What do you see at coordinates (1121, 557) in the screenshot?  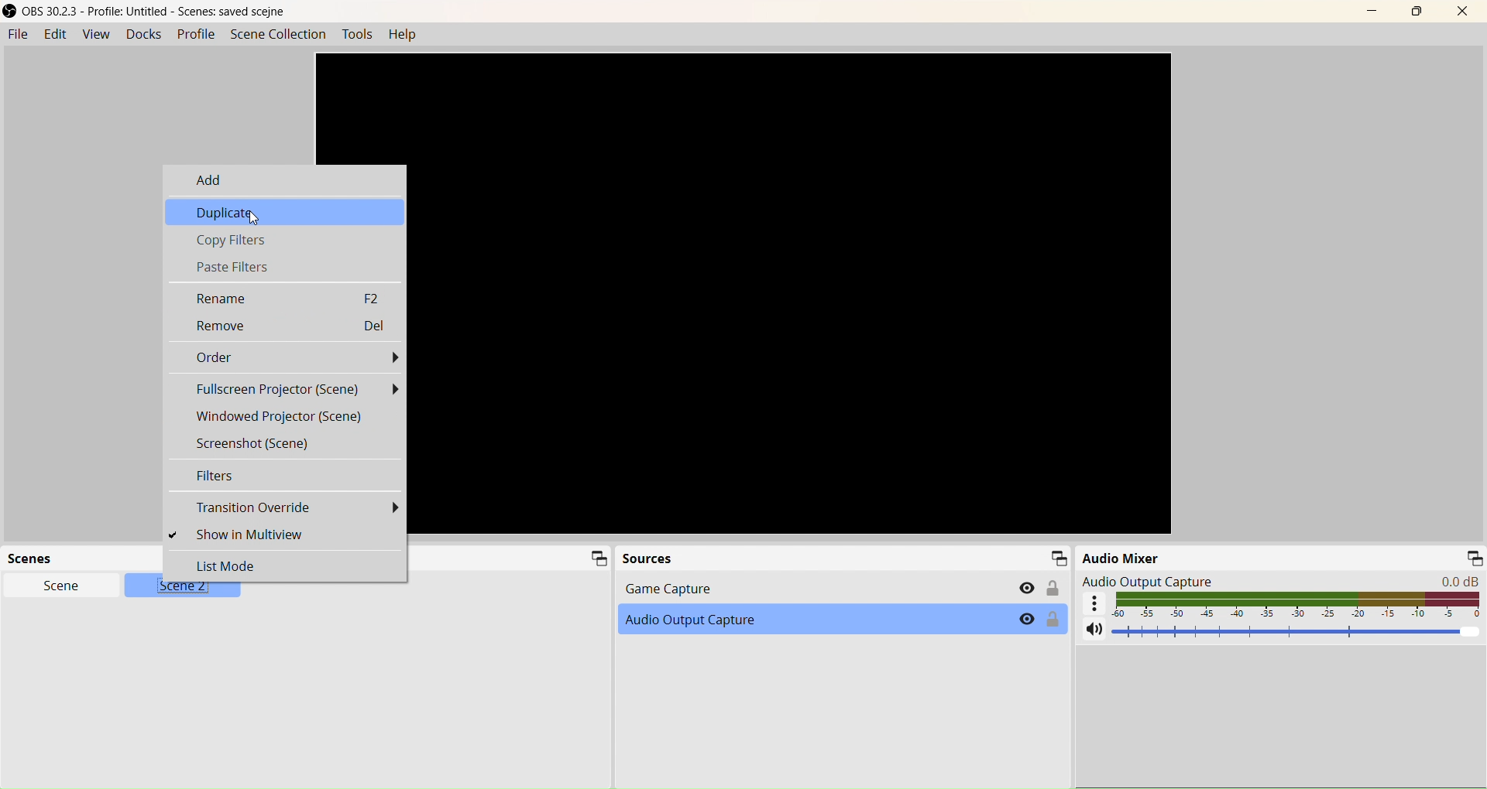 I see `Audio Mixer` at bounding box center [1121, 557].